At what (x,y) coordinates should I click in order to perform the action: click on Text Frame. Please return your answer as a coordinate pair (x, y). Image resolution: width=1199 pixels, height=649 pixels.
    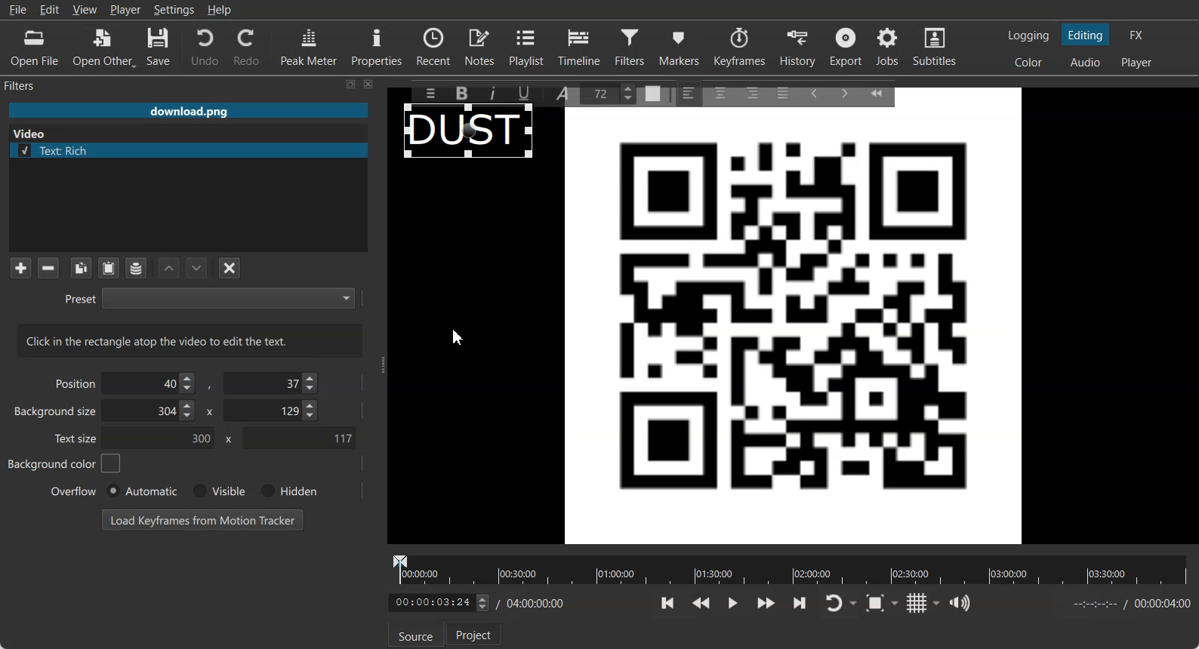
    Looking at the image, I should click on (470, 134).